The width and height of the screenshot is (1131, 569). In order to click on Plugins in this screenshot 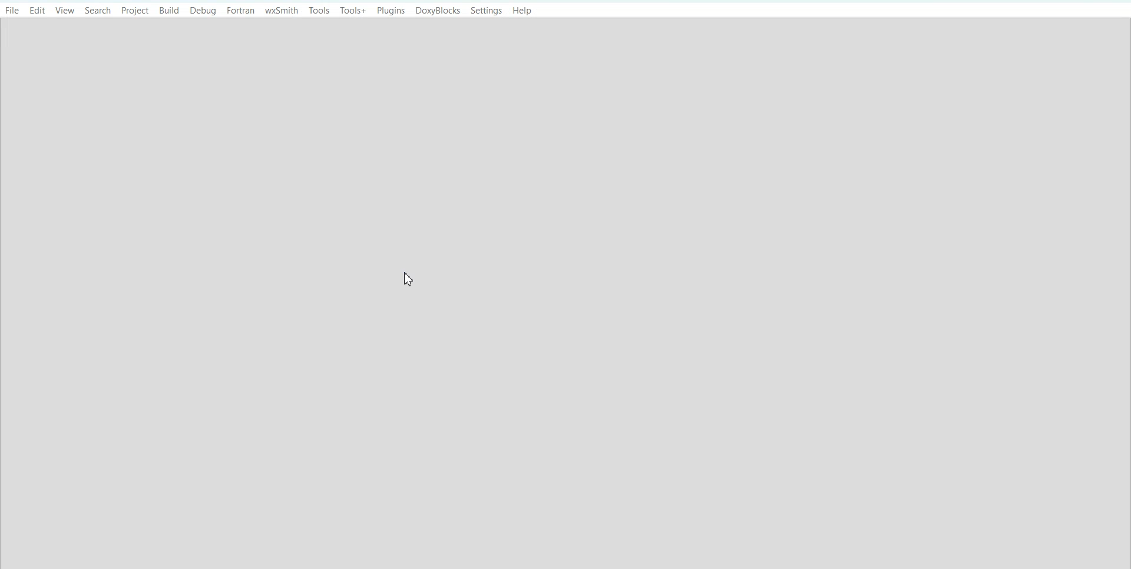, I will do `click(392, 11)`.